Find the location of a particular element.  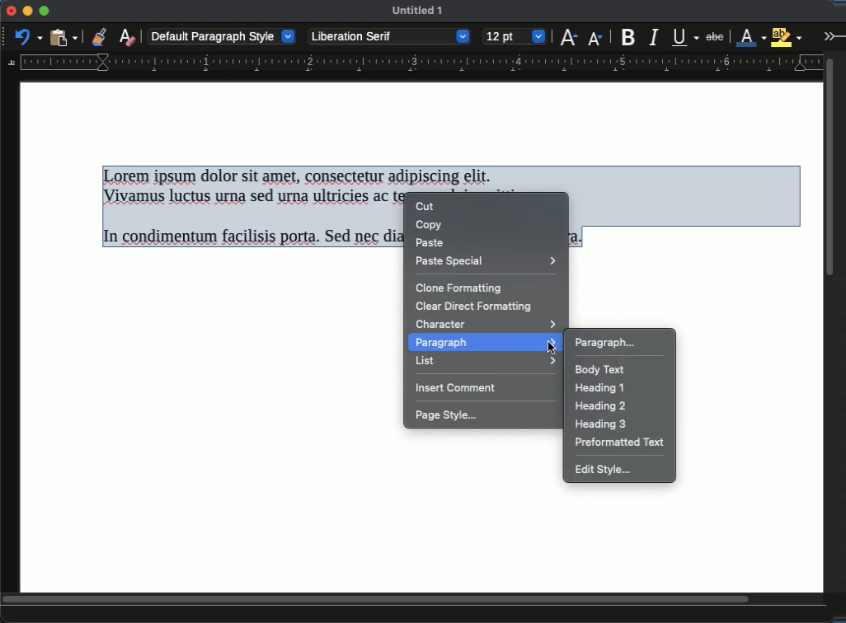

decrease size is located at coordinates (596, 37).